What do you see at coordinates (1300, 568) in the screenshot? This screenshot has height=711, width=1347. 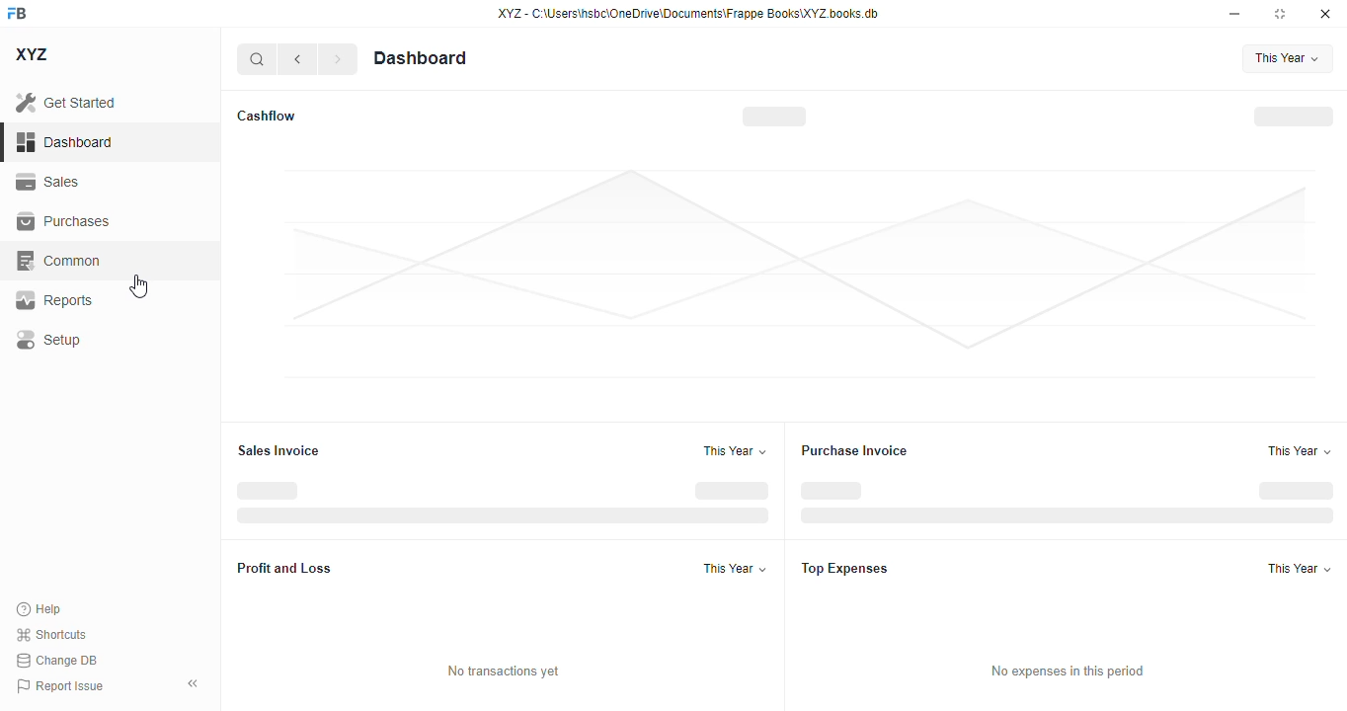 I see `this year` at bounding box center [1300, 568].